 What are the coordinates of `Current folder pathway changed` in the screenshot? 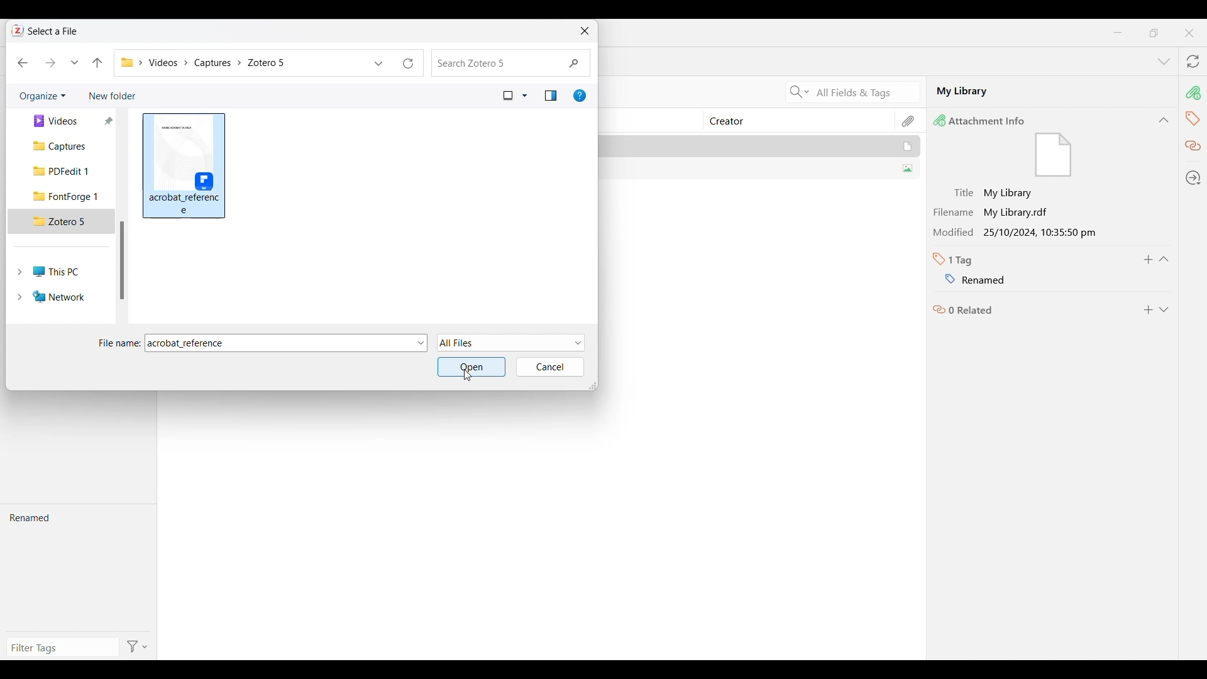 It's located at (241, 63).